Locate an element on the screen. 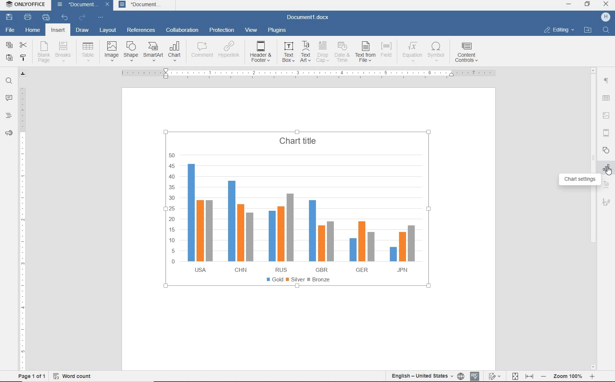 The height and width of the screenshot is (382, 615). close is located at coordinates (108, 5).